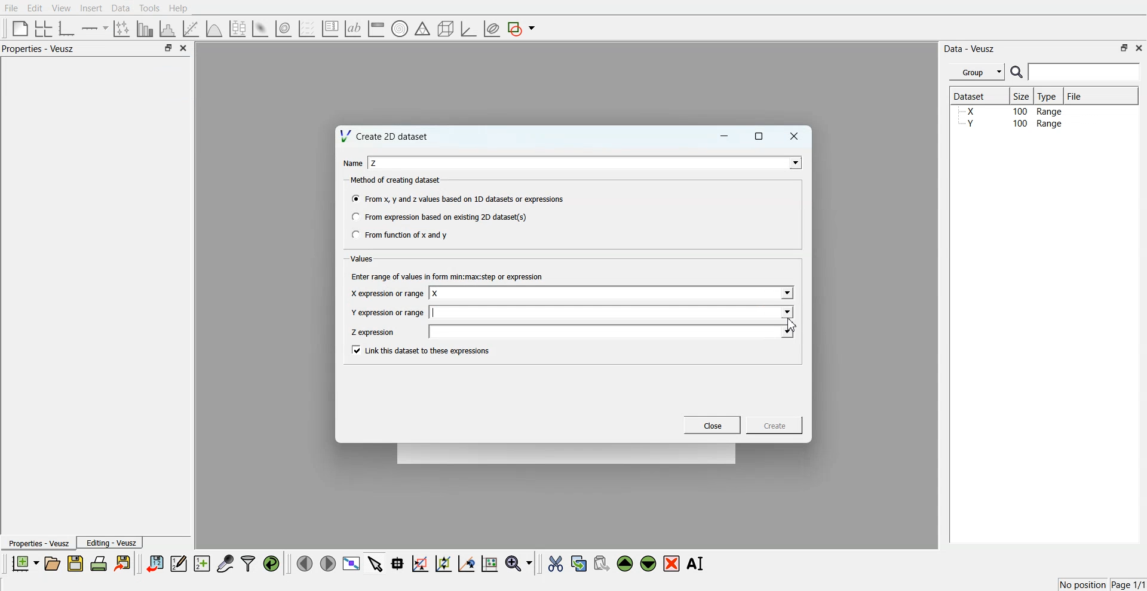  I want to click on Drop down, so click(793, 162).